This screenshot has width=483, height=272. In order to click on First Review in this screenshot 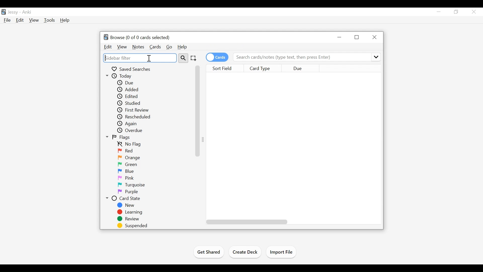, I will do `click(133, 110)`.